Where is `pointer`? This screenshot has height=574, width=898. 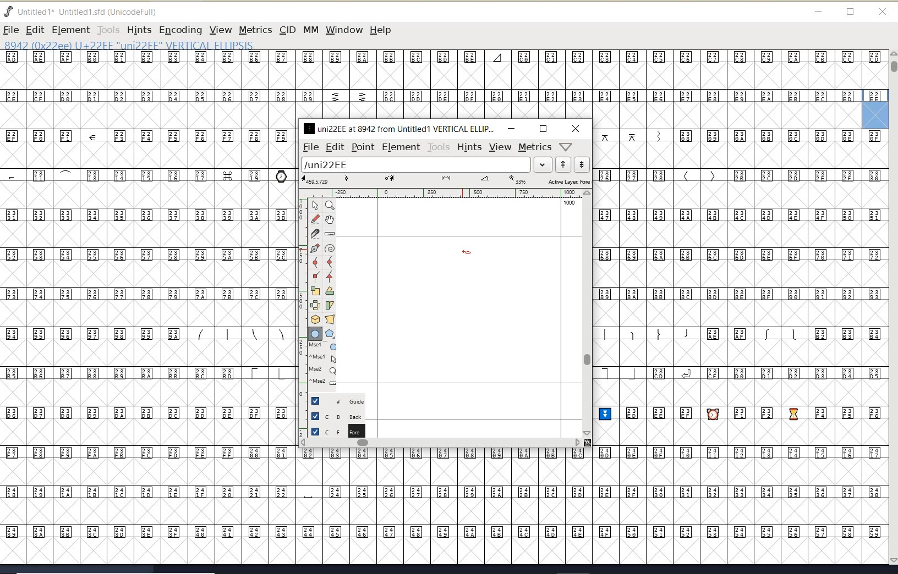 pointer is located at coordinates (316, 206).